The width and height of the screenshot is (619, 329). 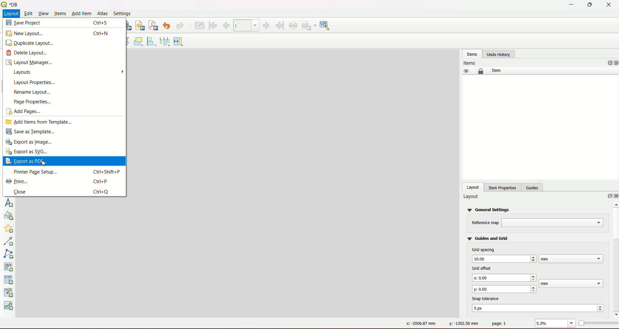 I want to click on align selected, so click(x=152, y=41).